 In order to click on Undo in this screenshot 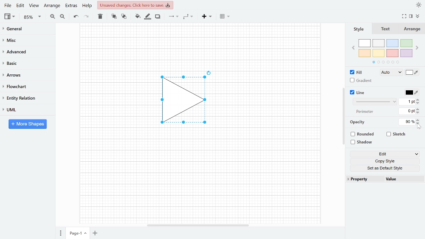, I will do `click(76, 17)`.